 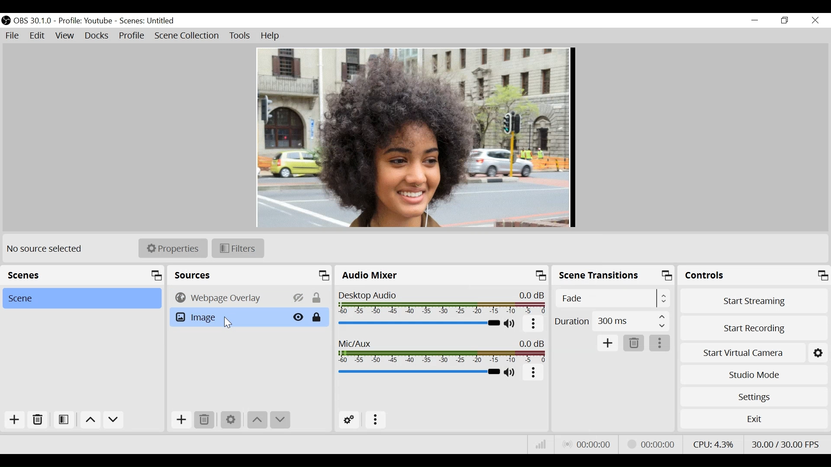 What do you see at coordinates (754, 375) in the screenshot?
I see `Studio Mode` at bounding box center [754, 375].